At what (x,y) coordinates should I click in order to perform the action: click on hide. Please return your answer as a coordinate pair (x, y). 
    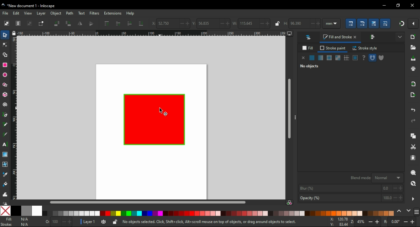
    Looking at the image, I should click on (295, 116).